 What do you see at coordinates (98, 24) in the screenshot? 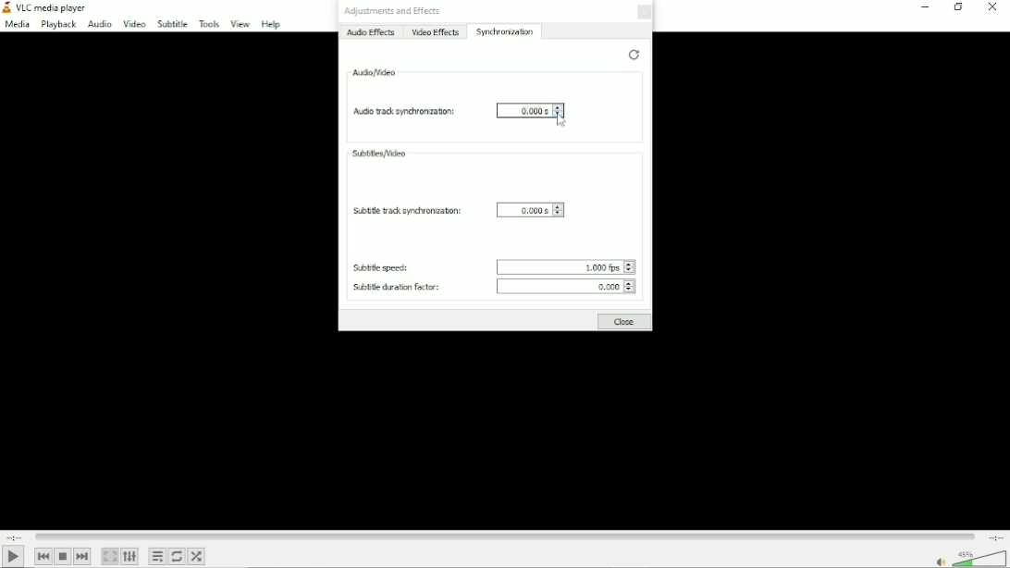
I see `Audio` at bounding box center [98, 24].